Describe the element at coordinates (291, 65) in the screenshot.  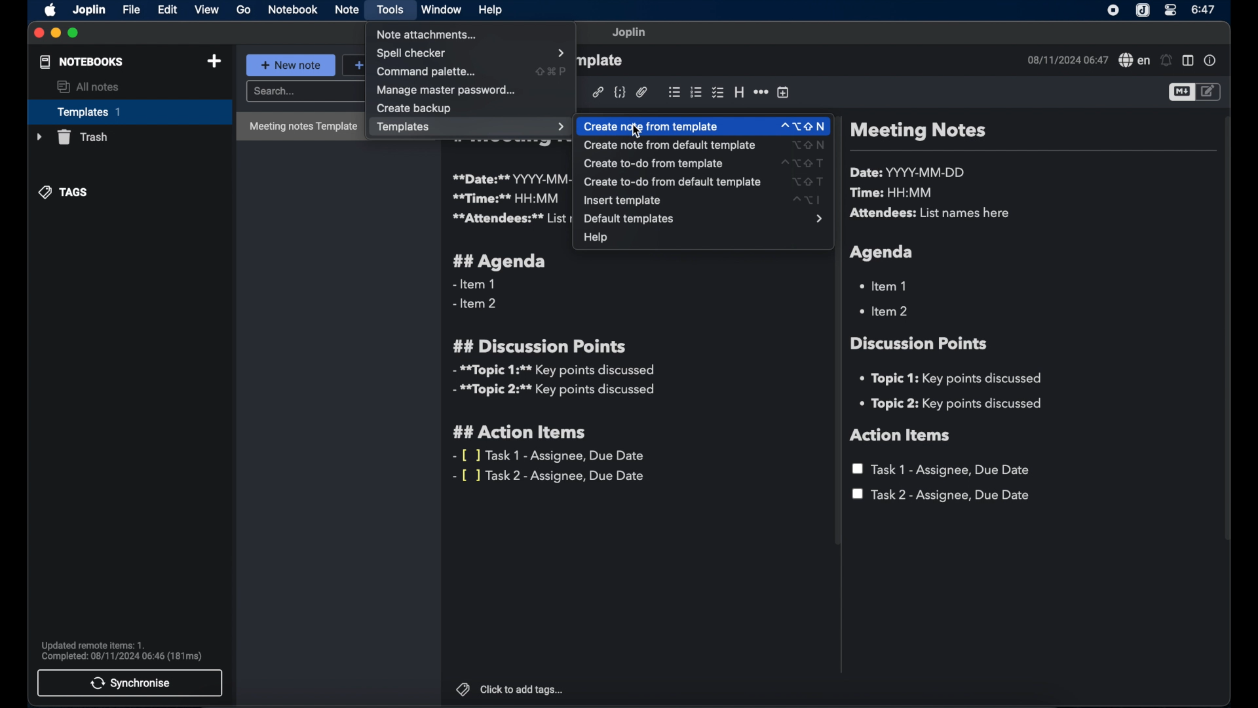
I see `new note` at that location.